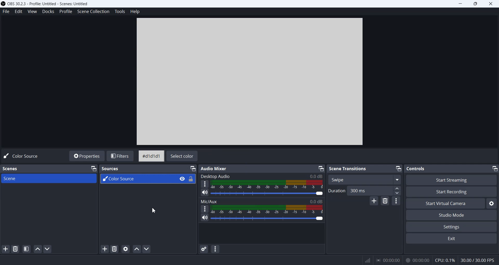  I want to click on More, so click(205, 184).